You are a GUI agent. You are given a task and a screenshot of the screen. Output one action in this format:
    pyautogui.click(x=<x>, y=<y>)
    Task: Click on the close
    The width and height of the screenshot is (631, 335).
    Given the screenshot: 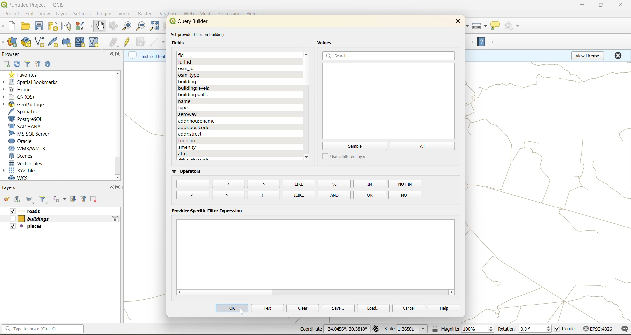 What is the action you would take?
    pyautogui.click(x=120, y=54)
    